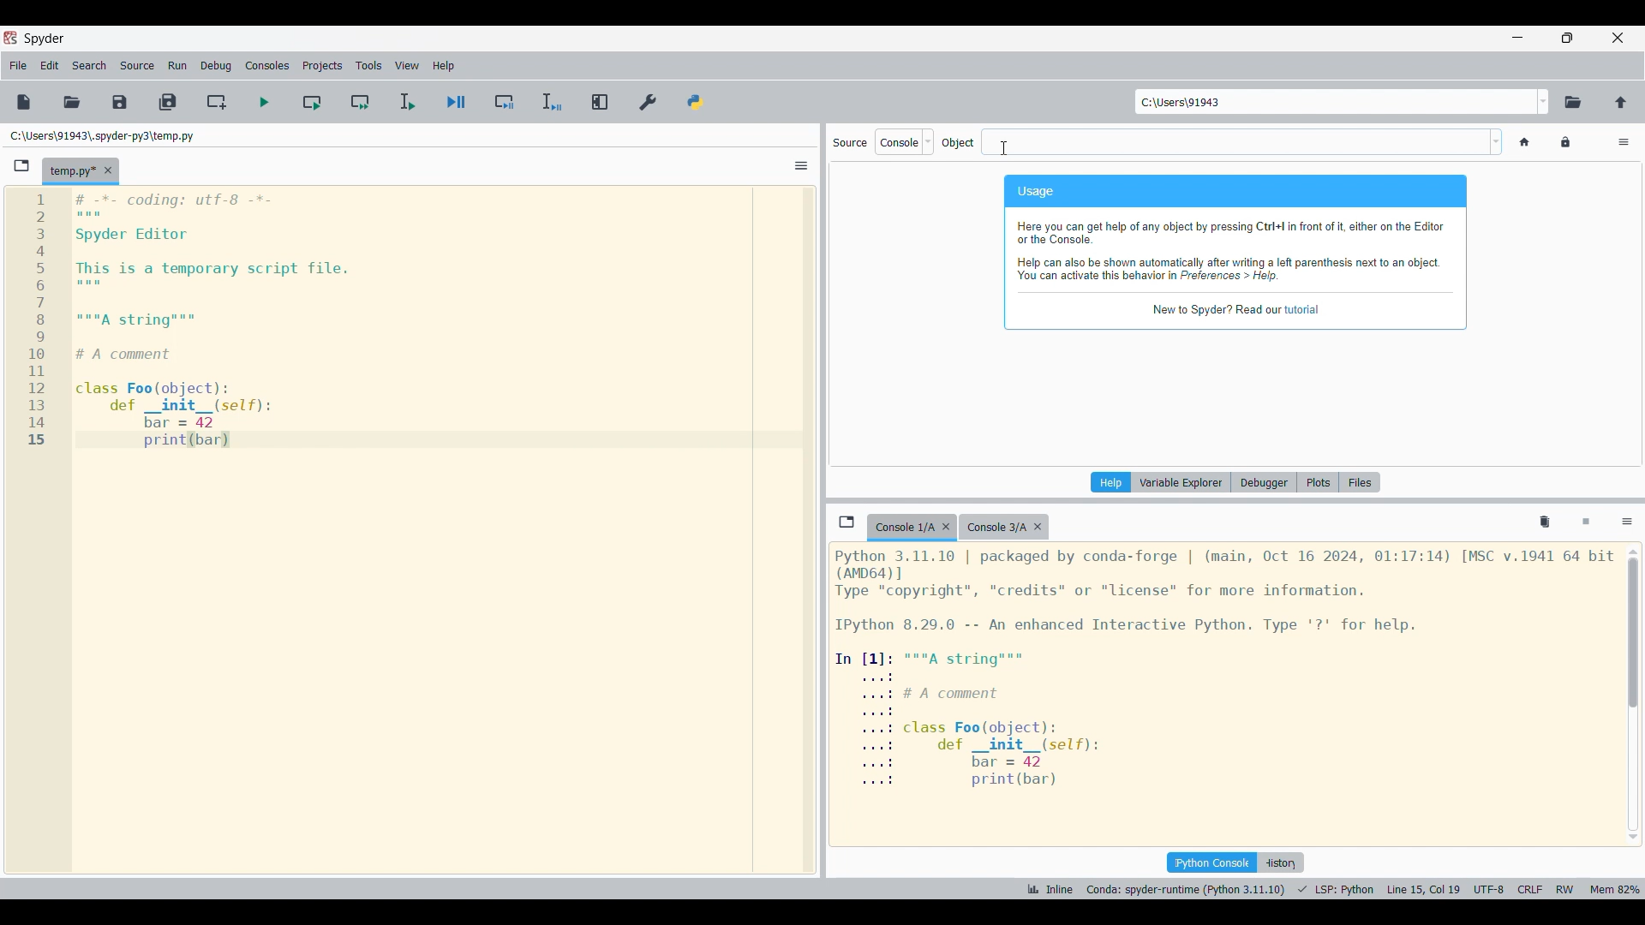 This screenshot has height=925, width=1645. Describe the element at coordinates (119, 103) in the screenshot. I see `Save file` at that location.